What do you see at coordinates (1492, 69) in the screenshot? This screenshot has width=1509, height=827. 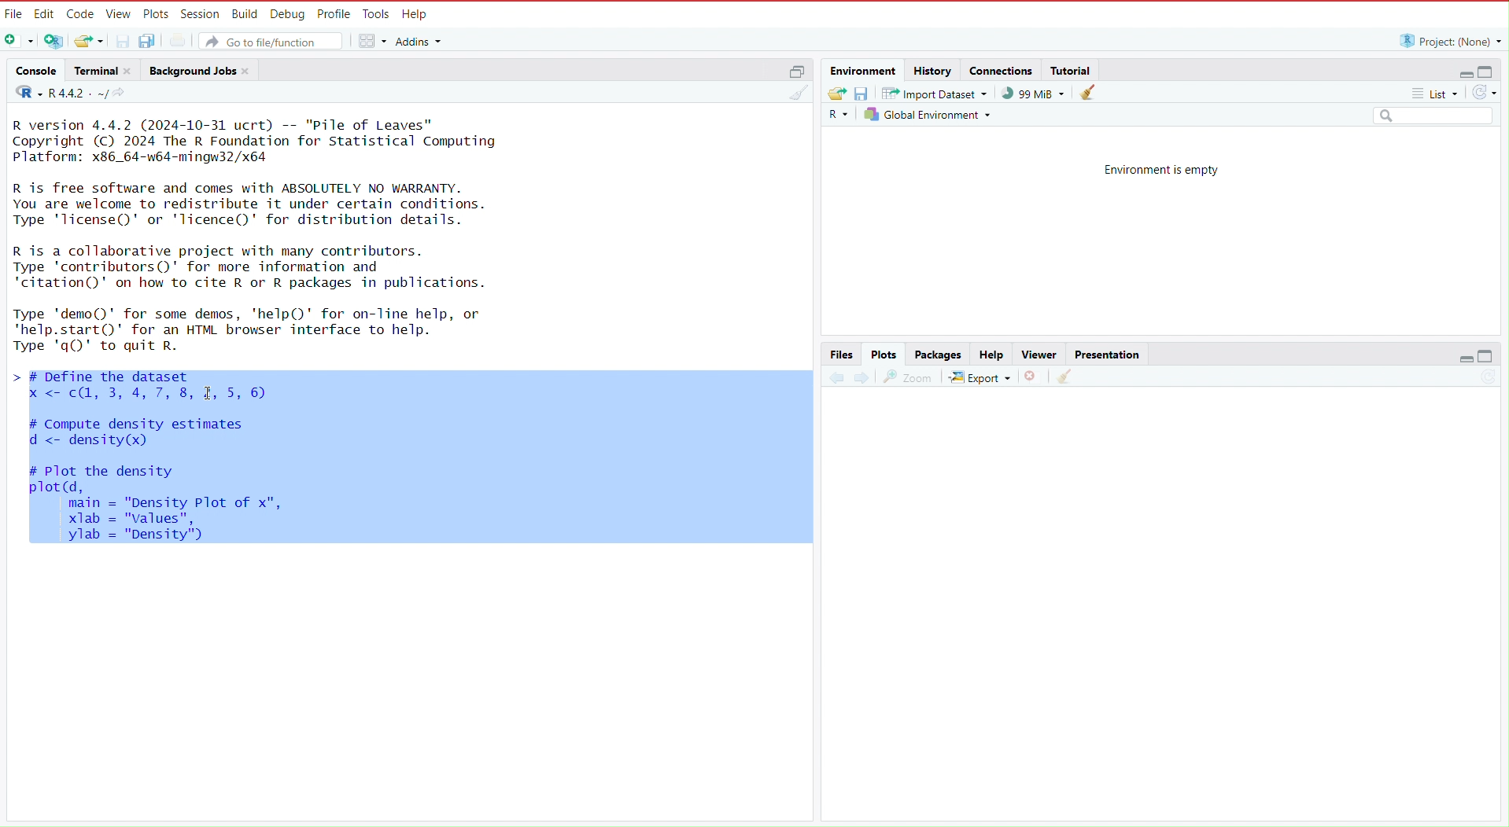 I see `maximize` at bounding box center [1492, 69].